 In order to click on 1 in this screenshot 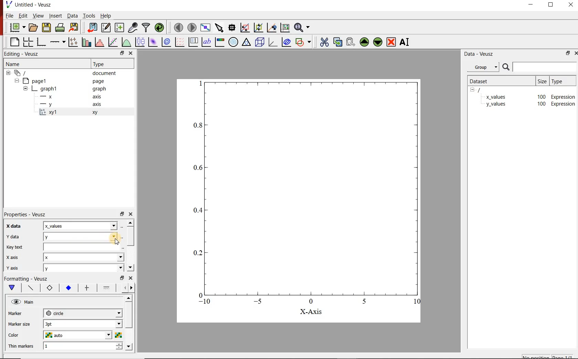, I will do `click(84, 345)`.